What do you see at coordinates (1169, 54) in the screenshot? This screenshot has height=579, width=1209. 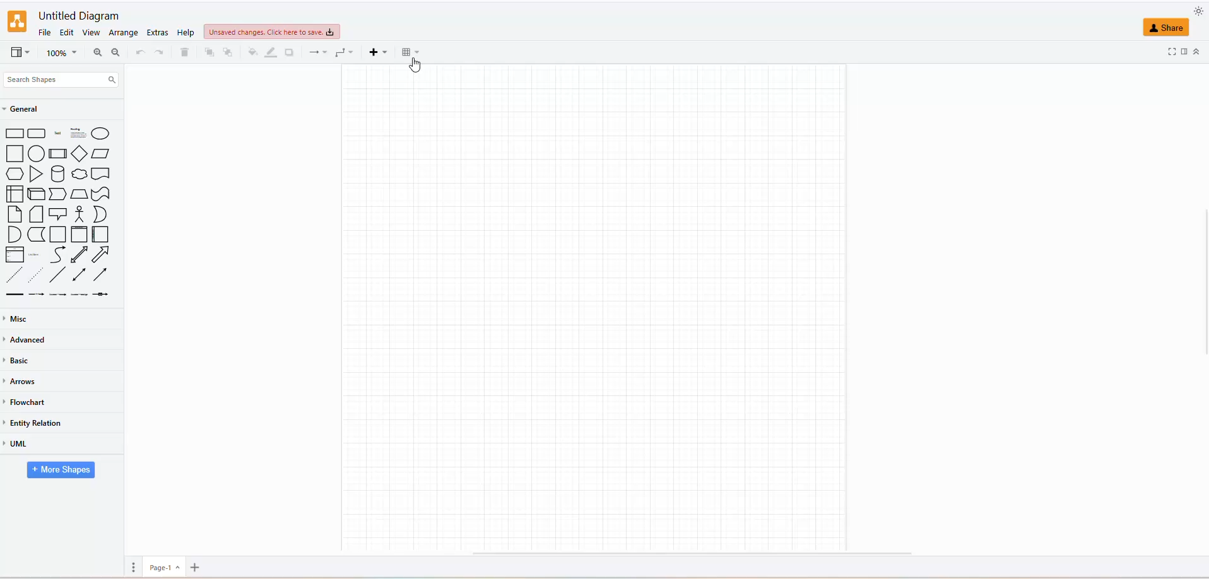 I see `fullscreen` at bounding box center [1169, 54].